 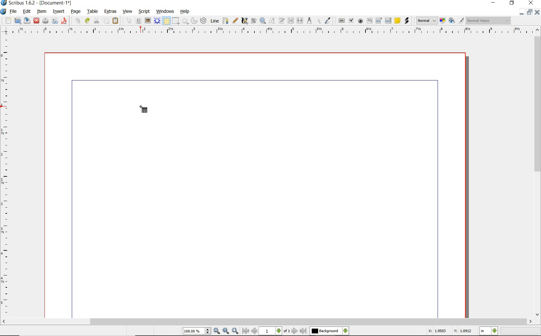 What do you see at coordinates (521, 12) in the screenshot?
I see `minimize` at bounding box center [521, 12].